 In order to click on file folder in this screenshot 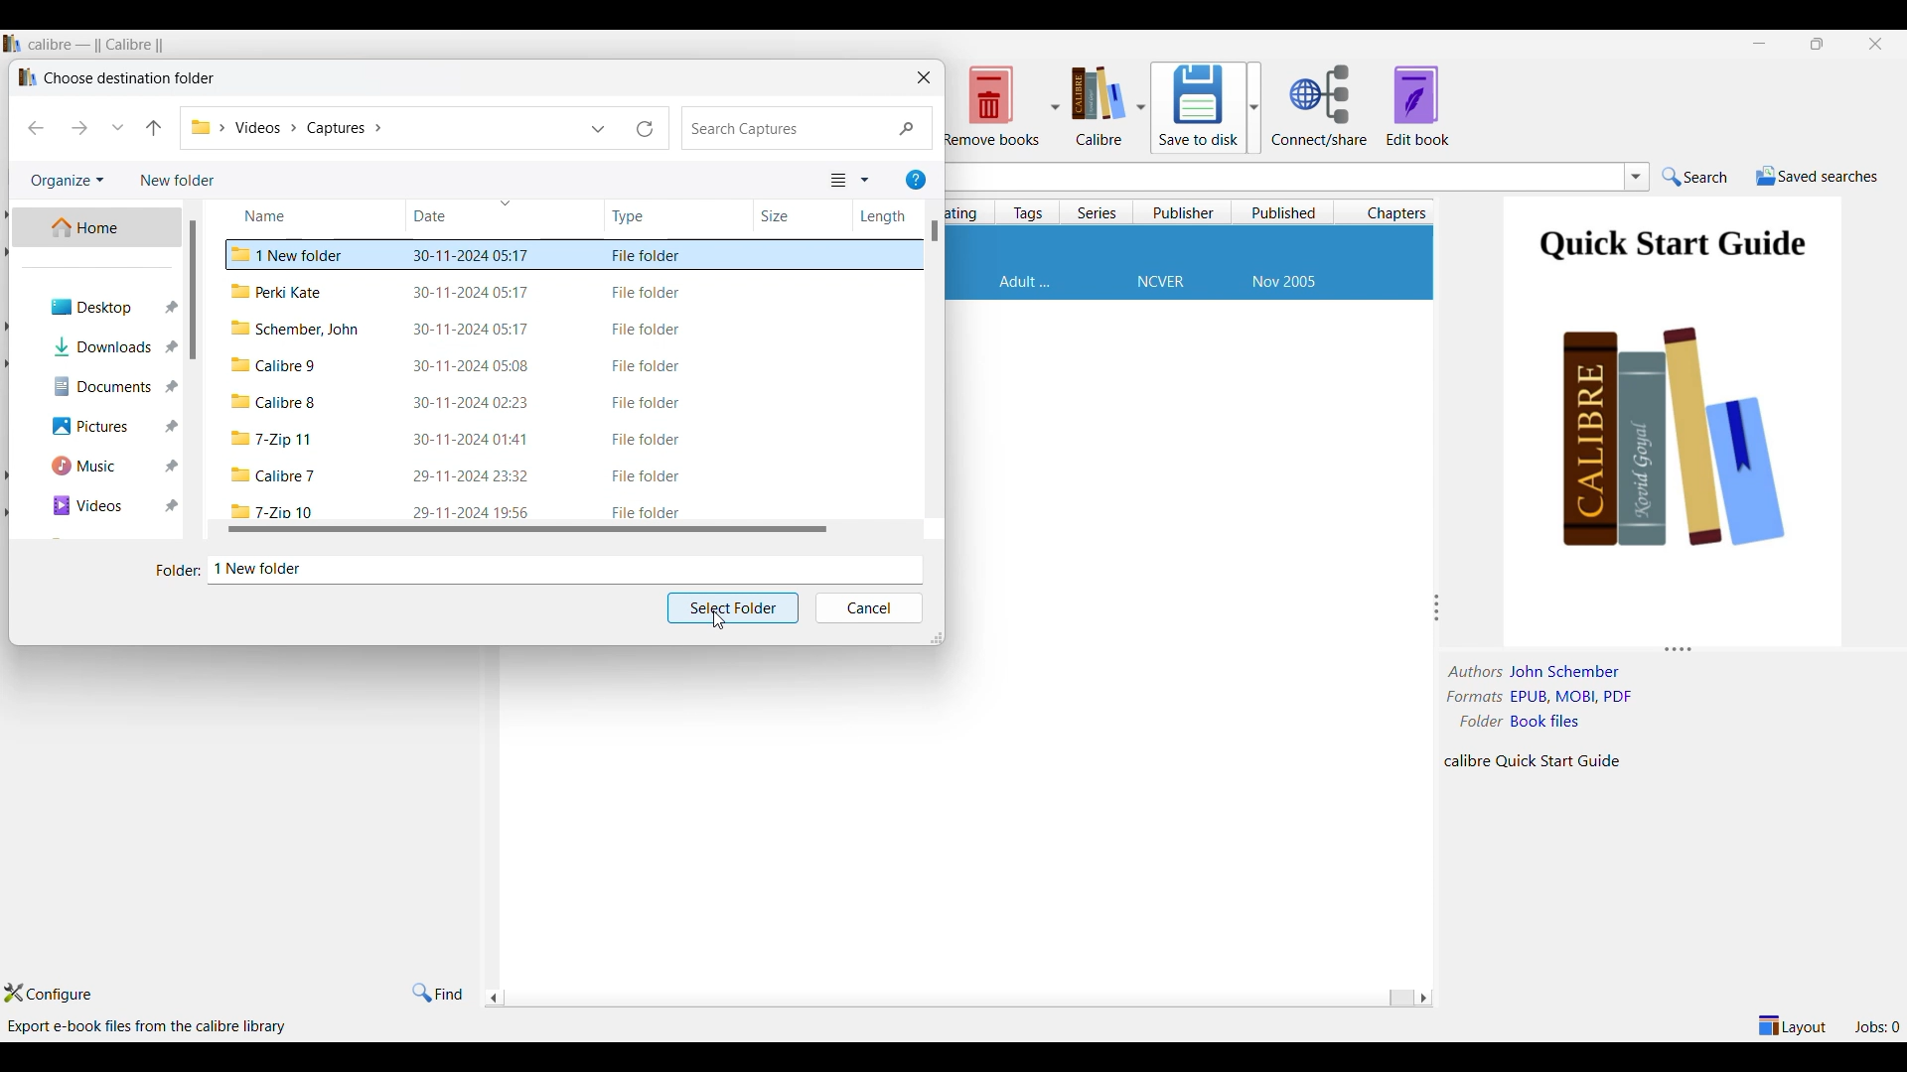, I will do `click(649, 293)`.